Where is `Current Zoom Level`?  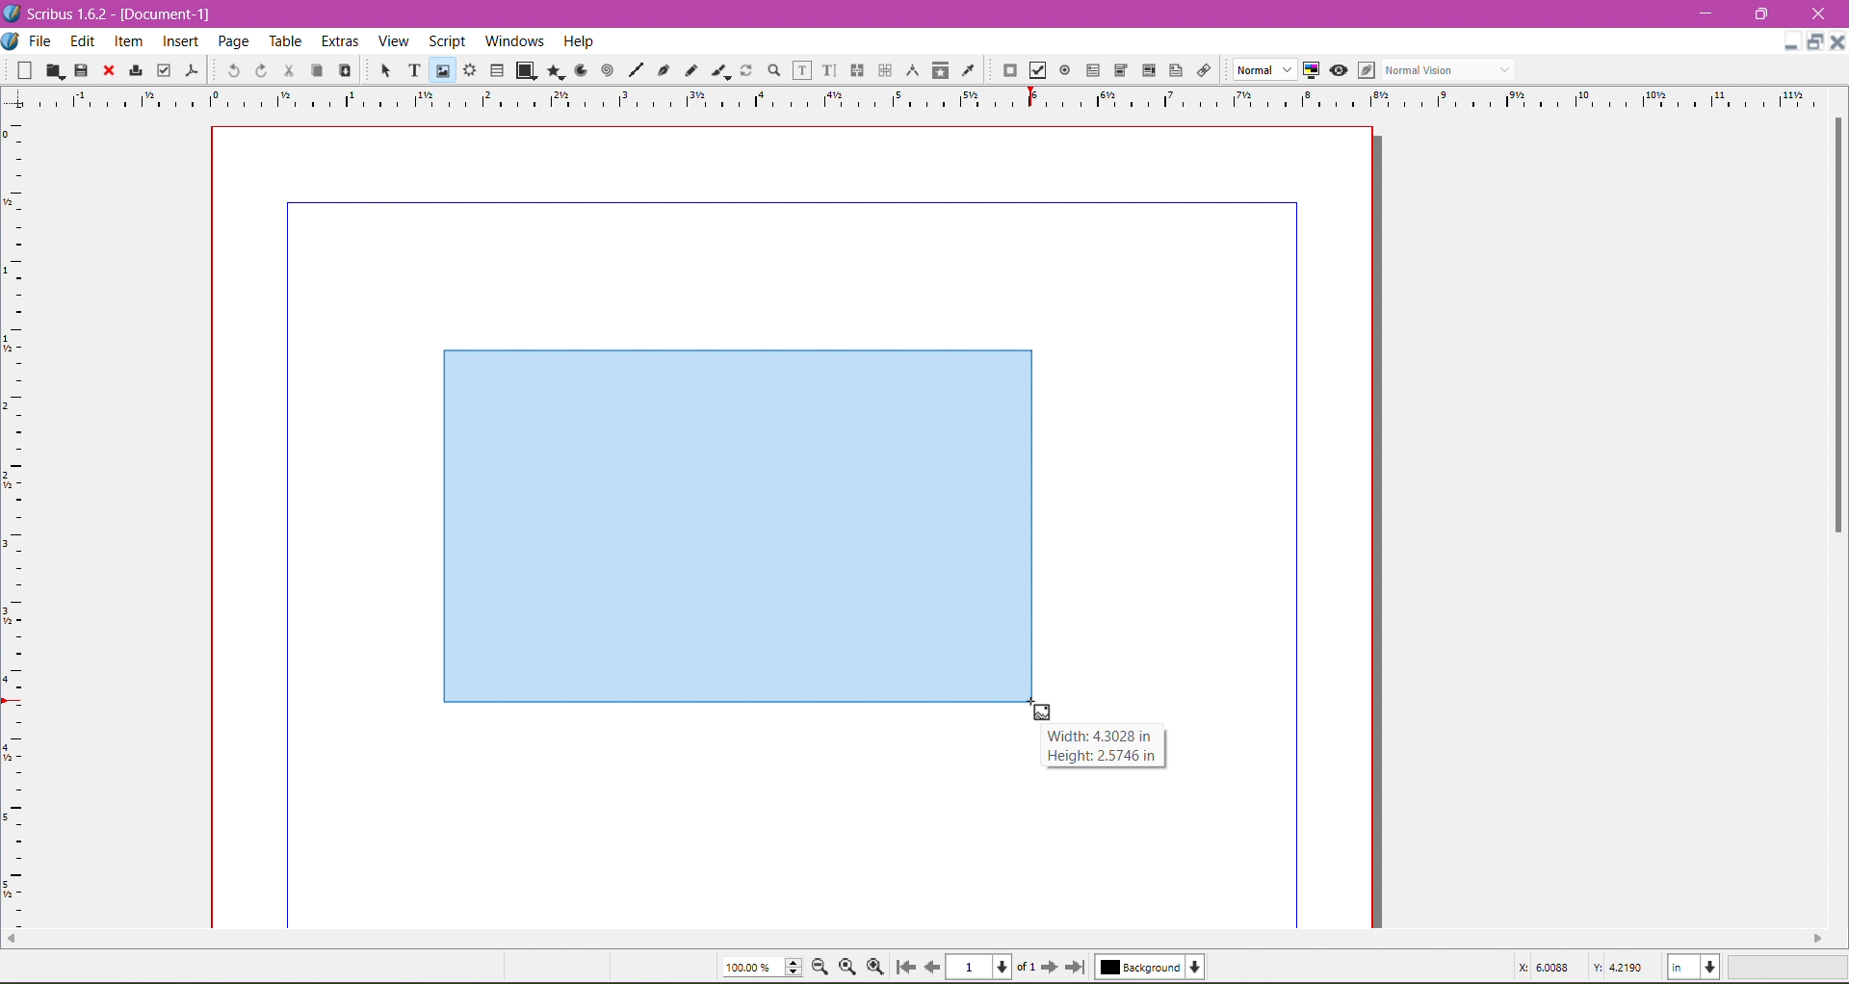 Current Zoom Level is located at coordinates (763, 967).